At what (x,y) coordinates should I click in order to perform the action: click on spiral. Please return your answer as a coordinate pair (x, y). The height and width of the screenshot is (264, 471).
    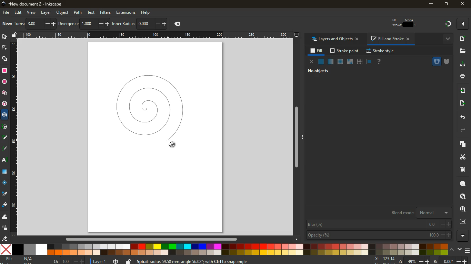
    Looking at the image, I should click on (4, 115).